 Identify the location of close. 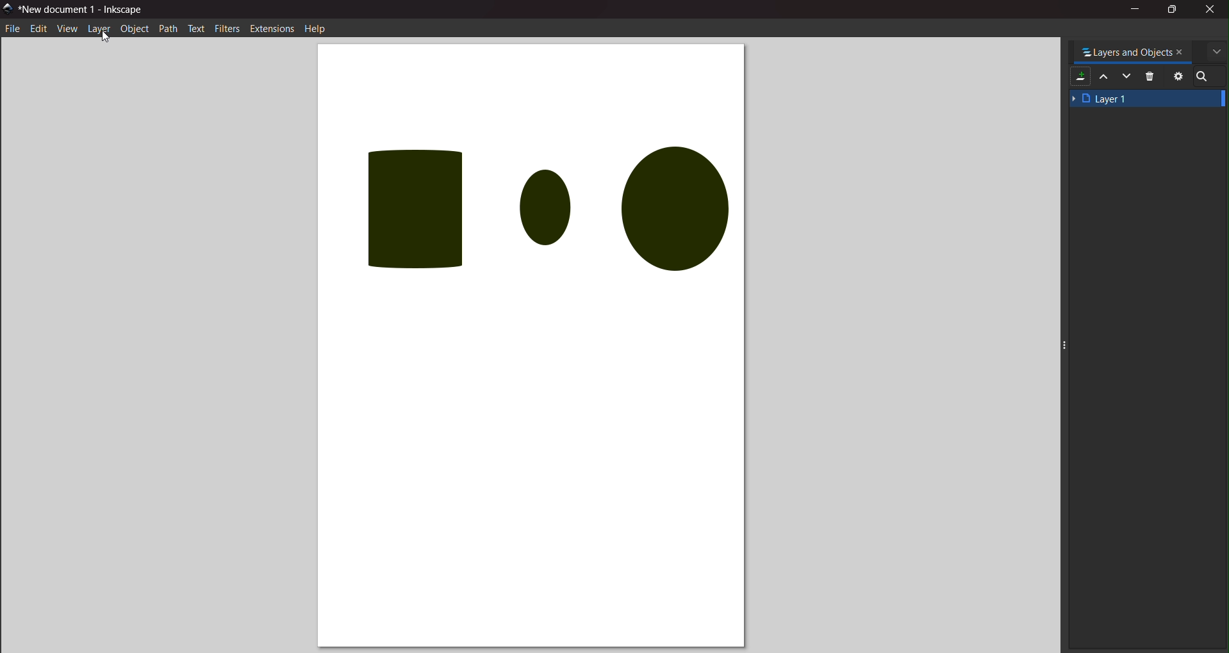
(1209, 10).